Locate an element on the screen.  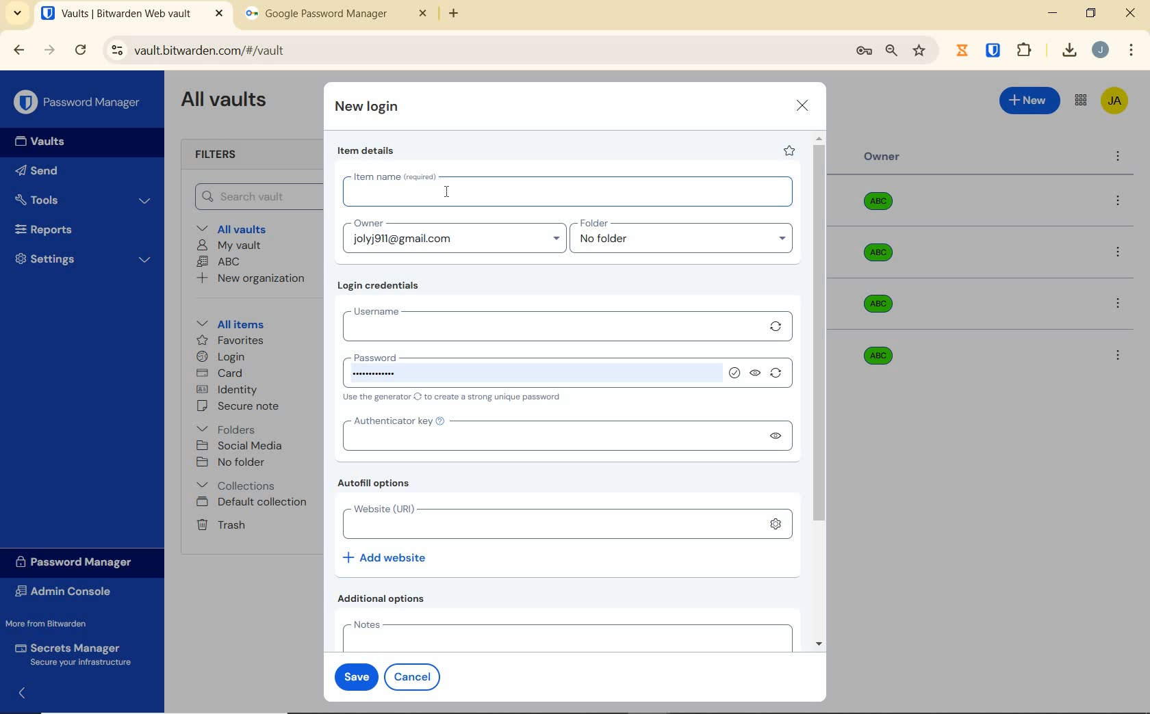
Authenticator key is located at coordinates (549, 434).